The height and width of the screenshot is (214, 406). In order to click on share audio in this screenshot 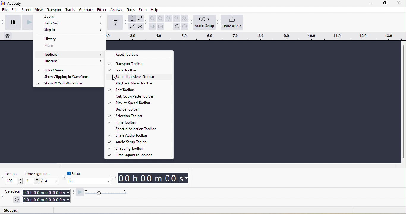, I will do `click(232, 22)`.